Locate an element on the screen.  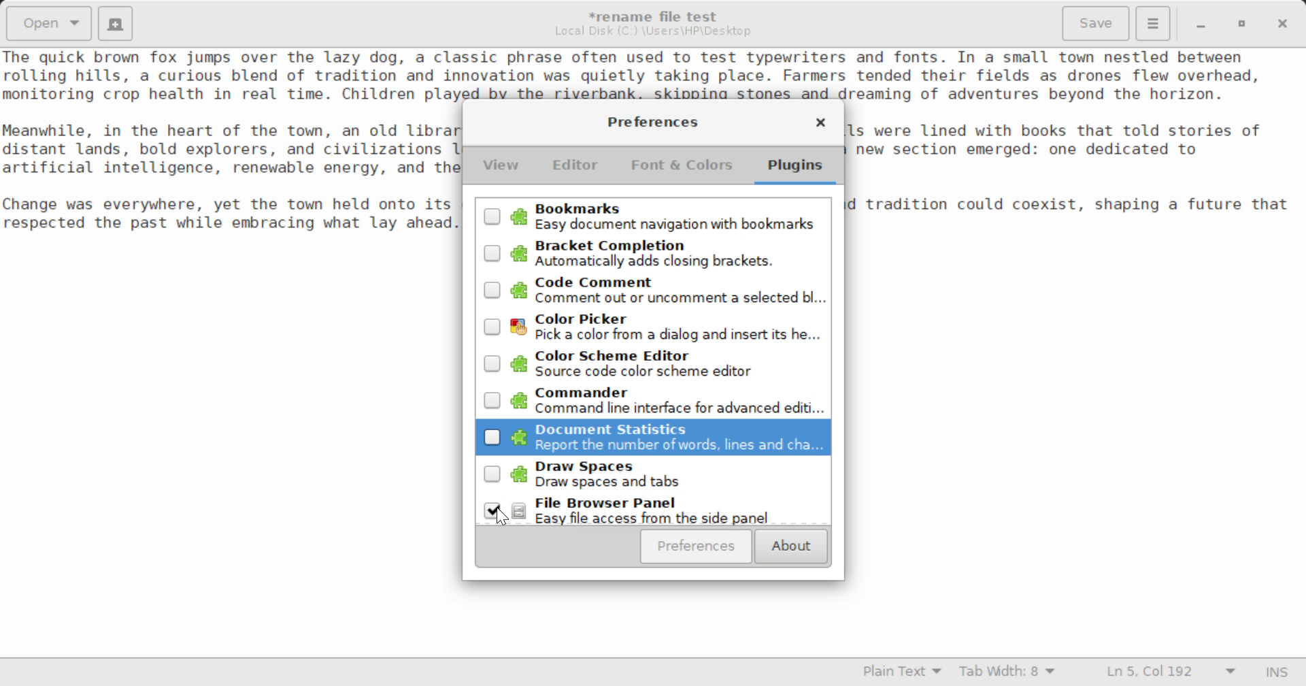
File Location is located at coordinates (653, 31).